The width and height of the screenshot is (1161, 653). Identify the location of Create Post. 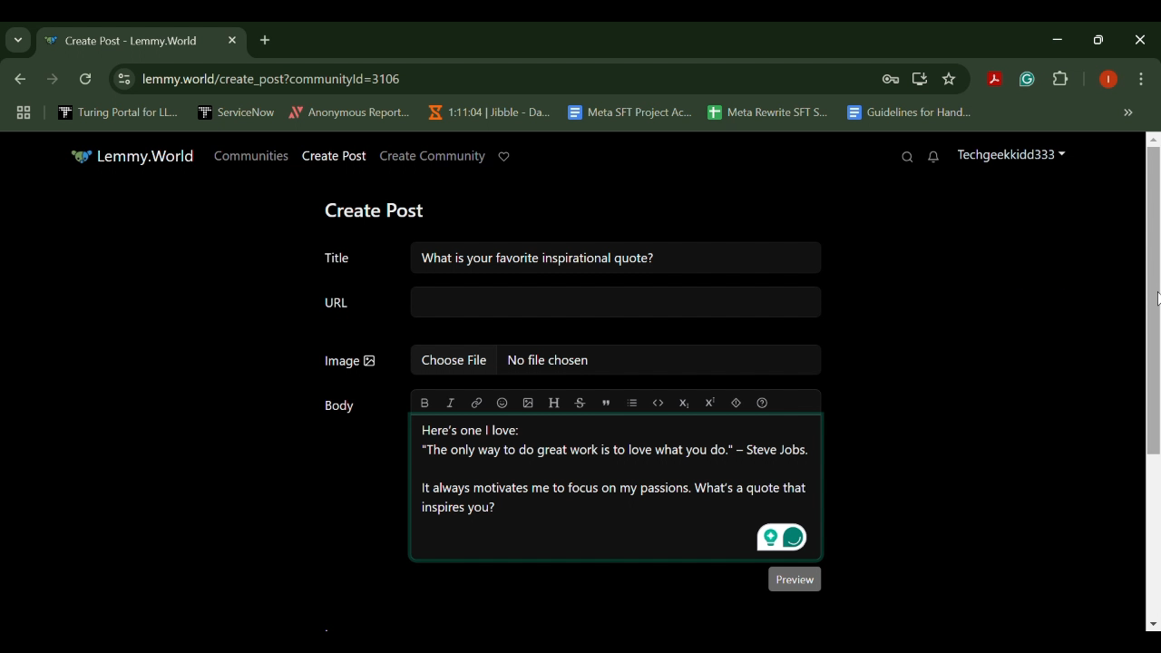
(378, 208).